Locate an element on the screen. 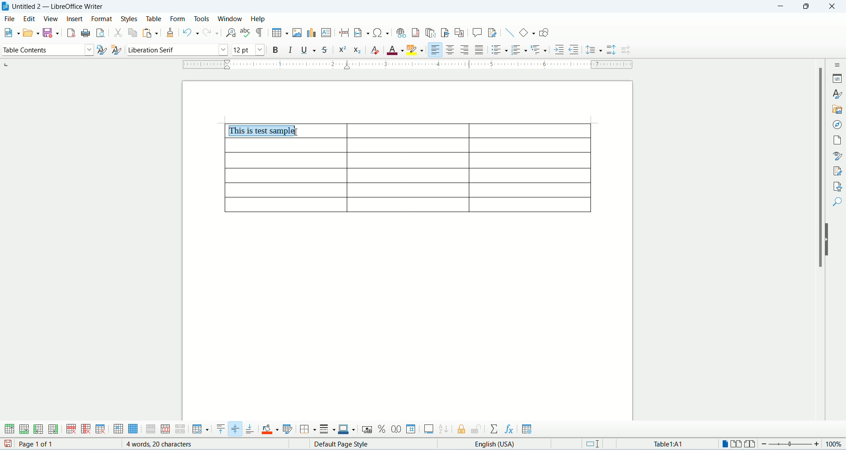 The image size is (846, 450). form is located at coordinates (180, 19).